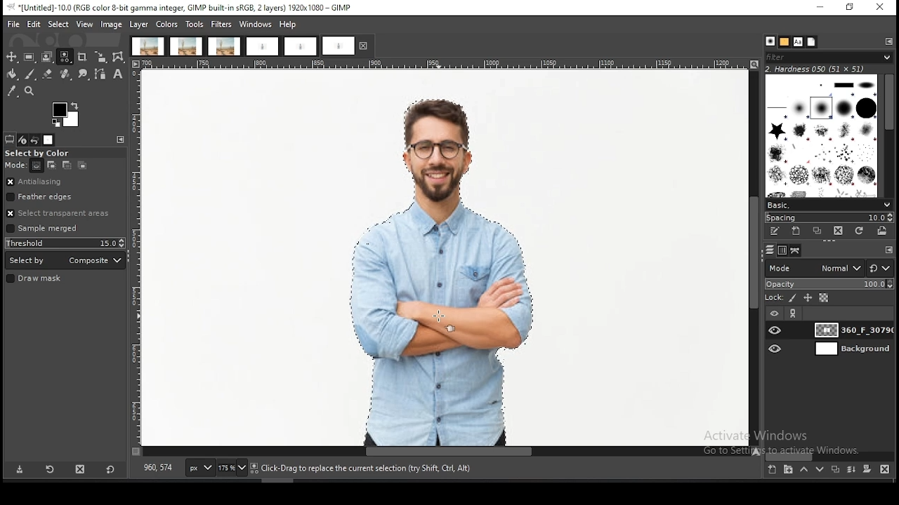  What do you see at coordinates (65, 182) in the screenshot?
I see `antiliasing` at bounding box center [65, 182].